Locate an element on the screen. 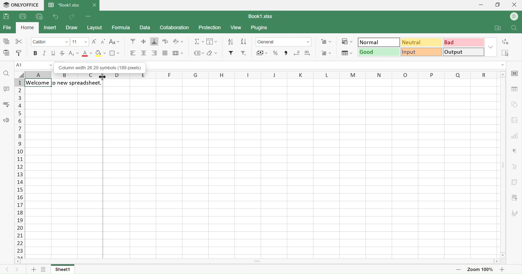 The width and height of the screenshot is (522, 274). Wrap Text is located at coordinates (165, 41).